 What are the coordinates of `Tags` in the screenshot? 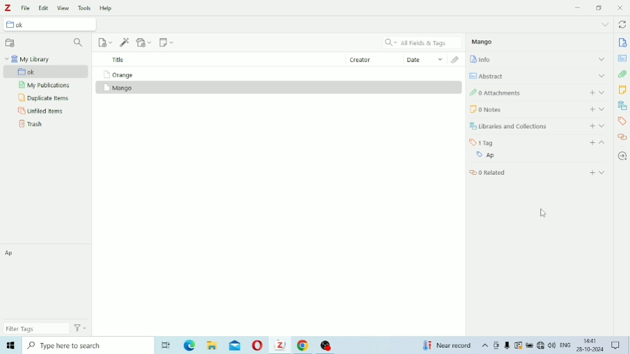 It's located at (621, 121).